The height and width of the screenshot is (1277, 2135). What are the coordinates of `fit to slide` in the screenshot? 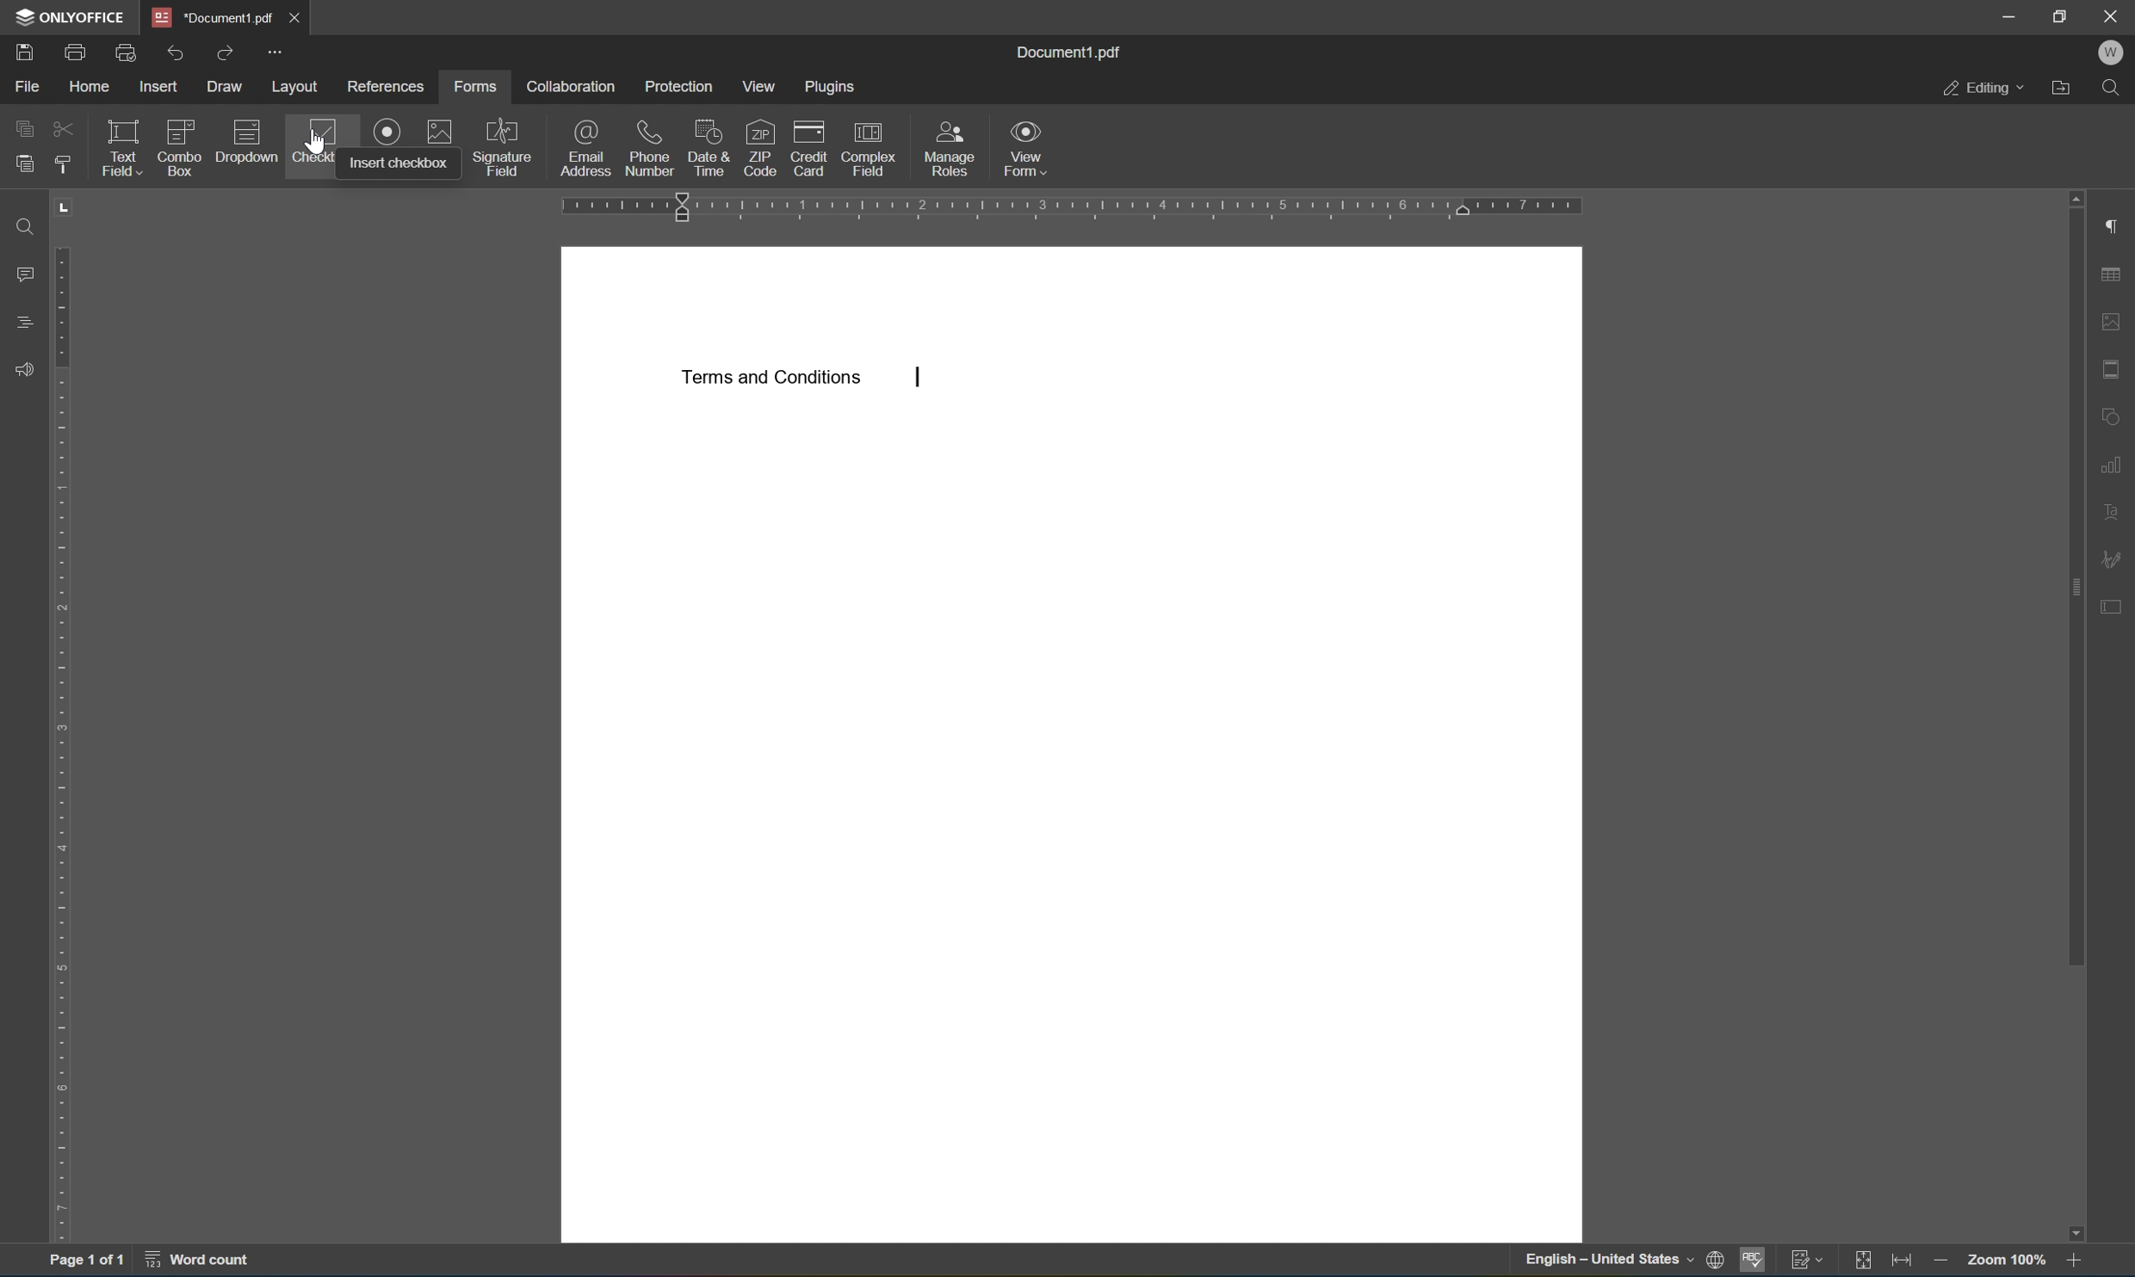 It's located at (1859, 1262).